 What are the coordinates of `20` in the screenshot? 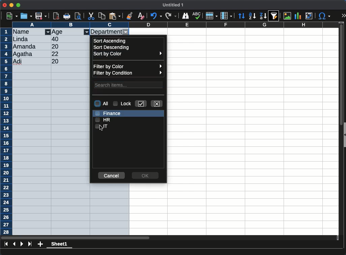 It's located at (56, 46).